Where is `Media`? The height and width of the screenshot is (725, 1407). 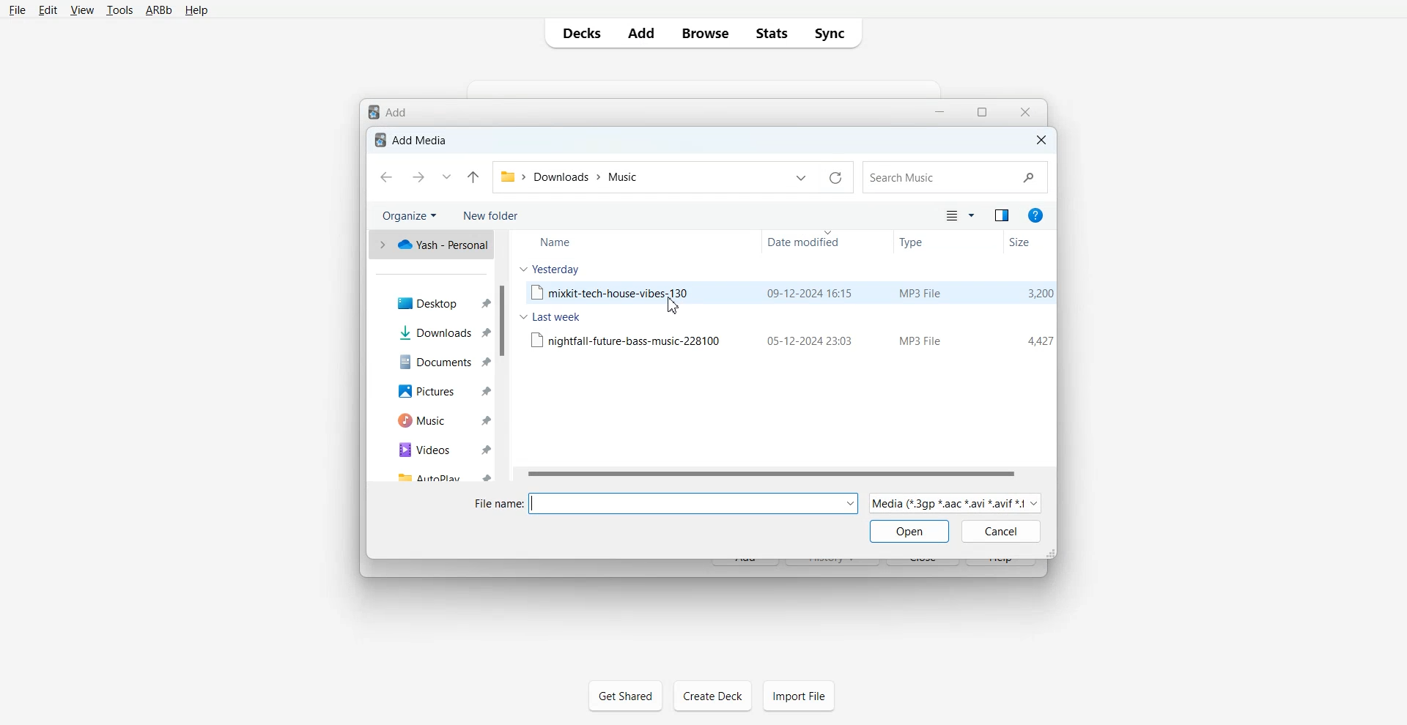
Media is located at coordinates (956, 503).